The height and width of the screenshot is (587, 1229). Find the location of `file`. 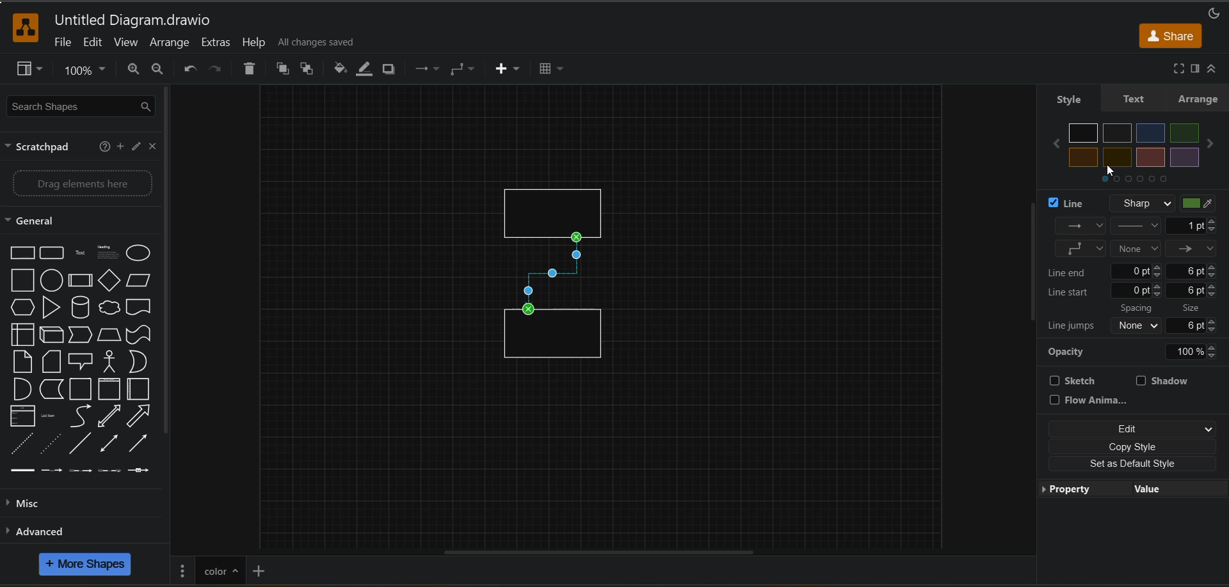

file is located at coordinates (63, 44).